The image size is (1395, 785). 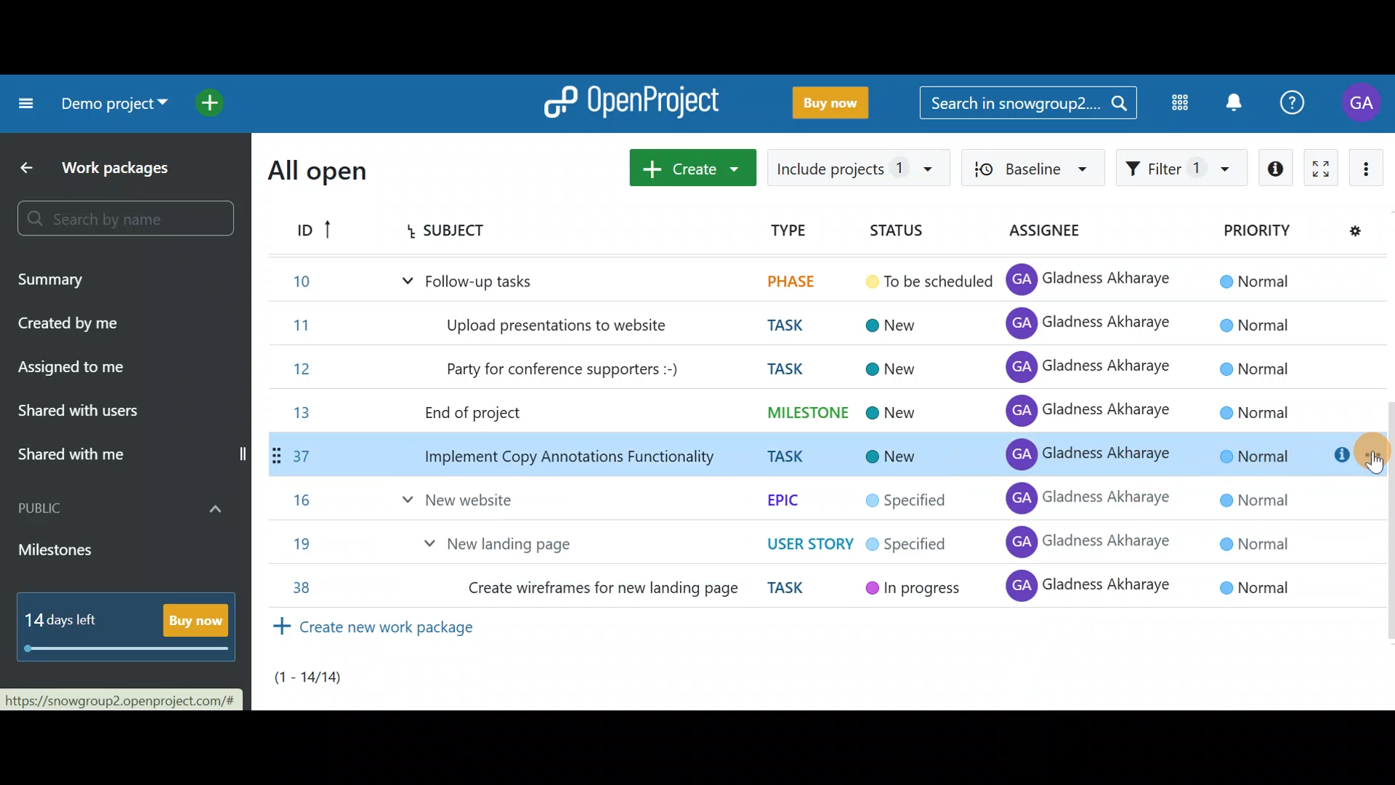 I want to click on © Normal, so click(x=1250, y=452).